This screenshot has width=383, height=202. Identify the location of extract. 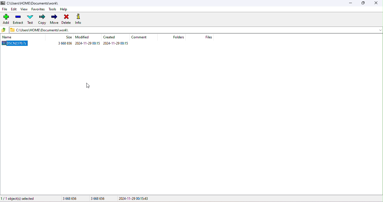
(18, 20).